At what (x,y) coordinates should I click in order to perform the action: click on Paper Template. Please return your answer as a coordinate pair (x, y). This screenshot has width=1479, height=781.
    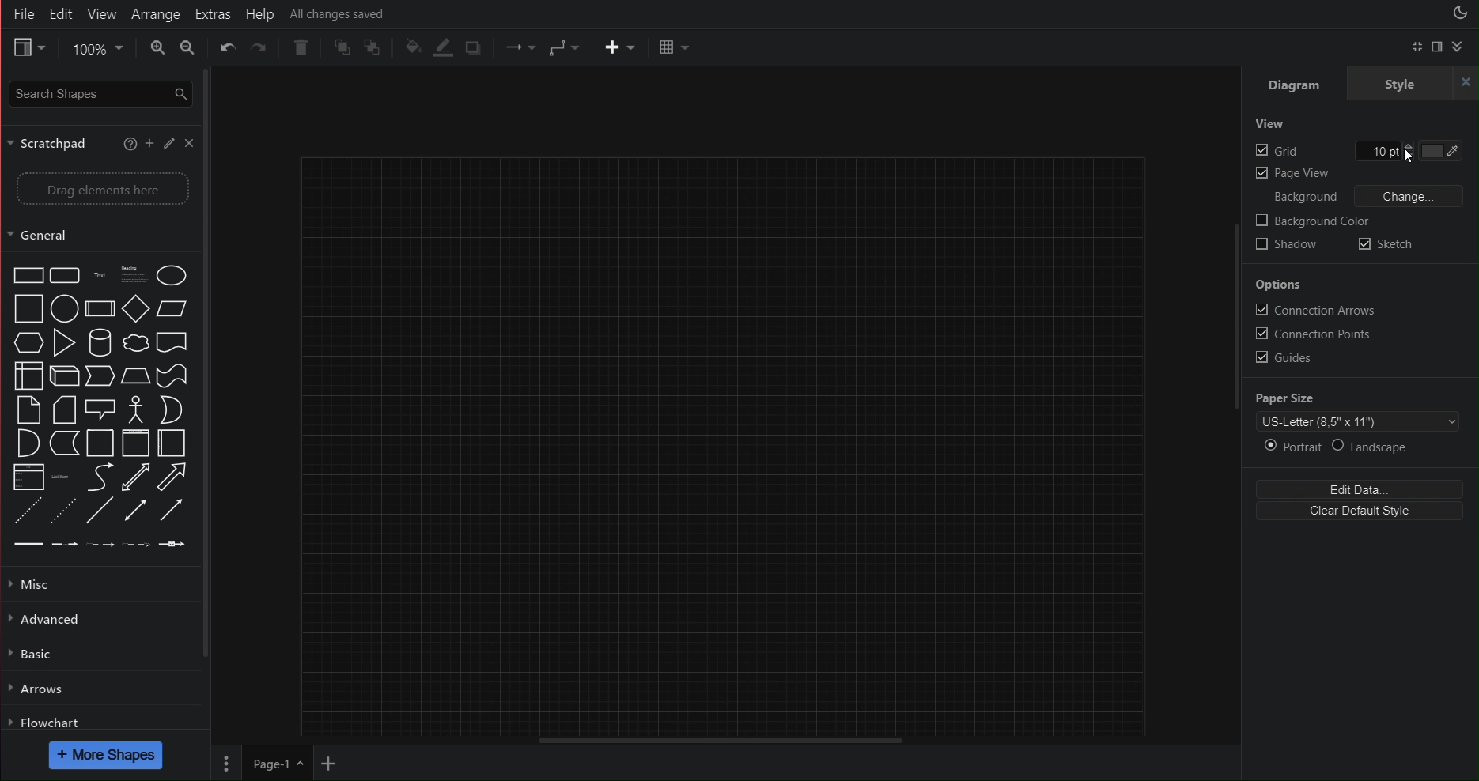
    Looking at the image, I should click on (1358, 420).